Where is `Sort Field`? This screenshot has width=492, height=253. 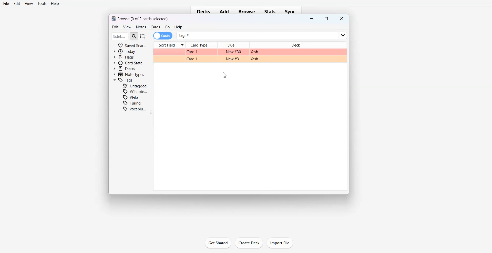
Sort Field is located at coordinates (169, 45).